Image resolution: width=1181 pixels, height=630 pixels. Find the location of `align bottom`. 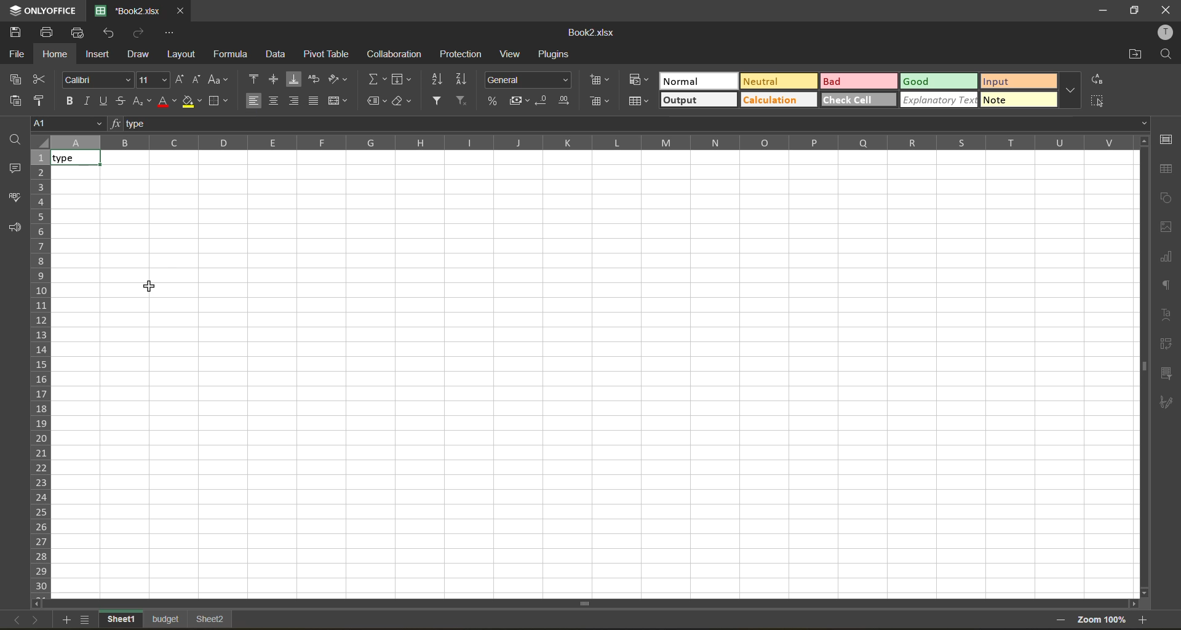

align bottom is located at coordinates (293, 79).